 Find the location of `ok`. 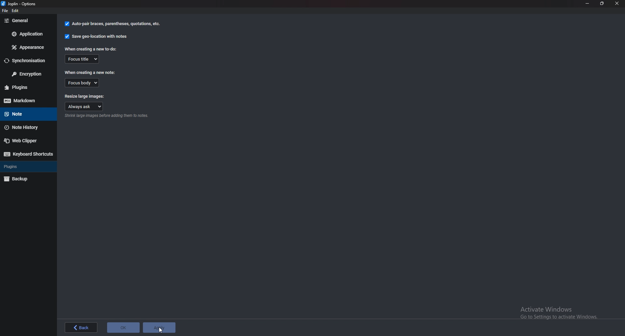

ok is located at coordinates (123, 327).